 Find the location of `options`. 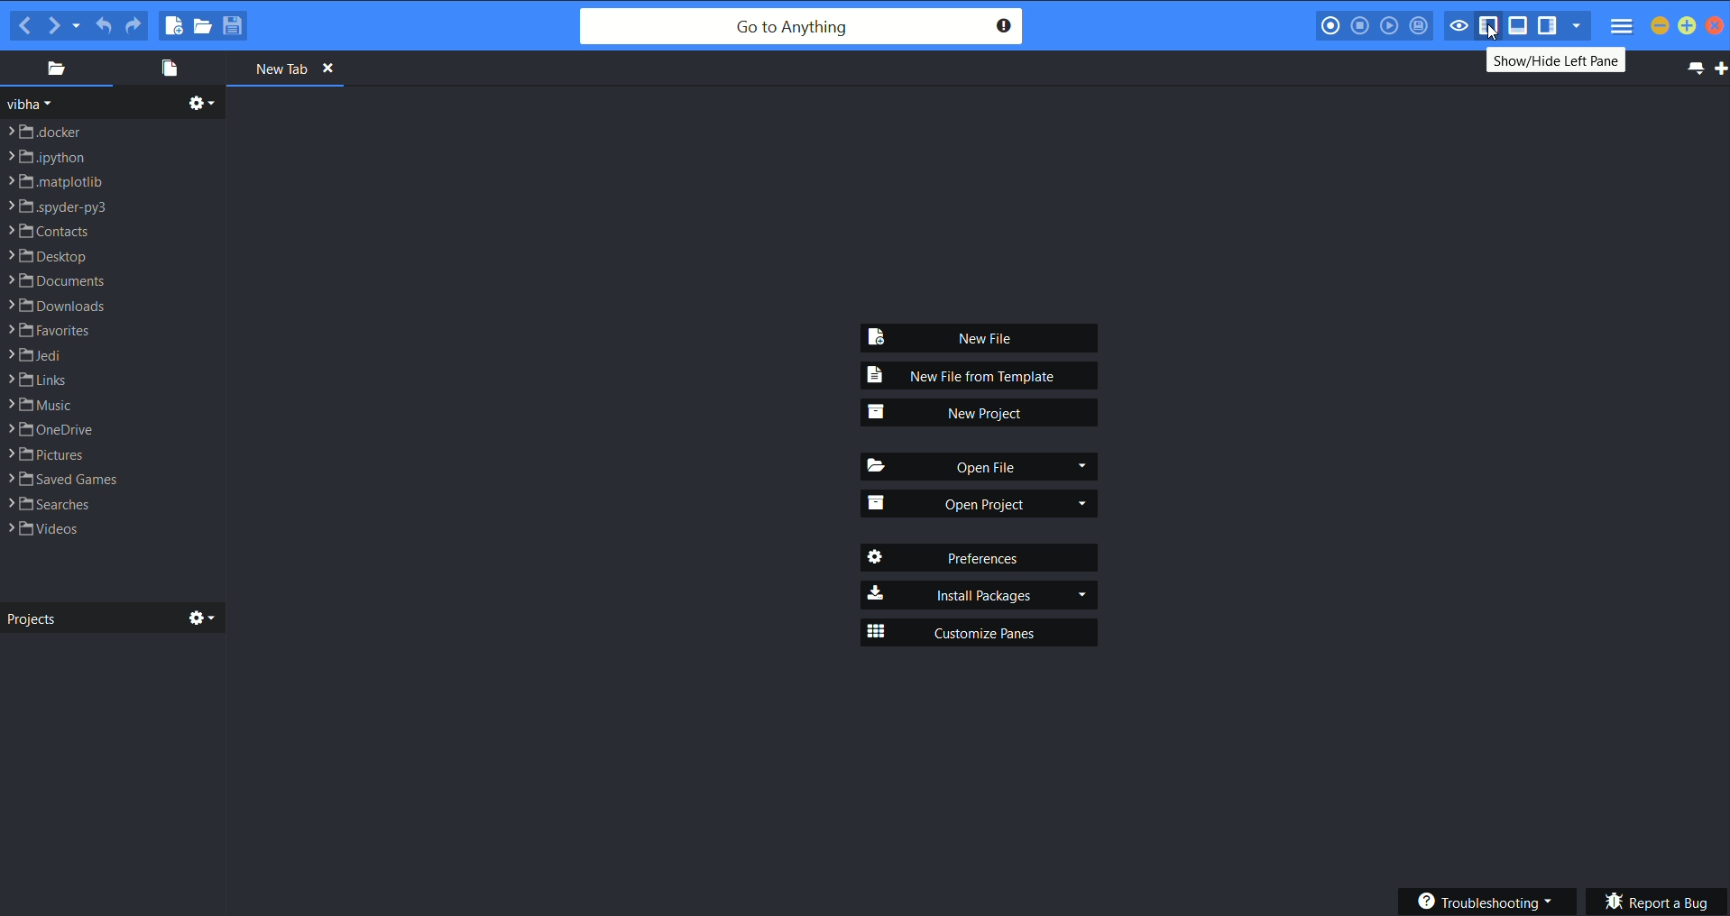

options is located at coordinates (206, 104).